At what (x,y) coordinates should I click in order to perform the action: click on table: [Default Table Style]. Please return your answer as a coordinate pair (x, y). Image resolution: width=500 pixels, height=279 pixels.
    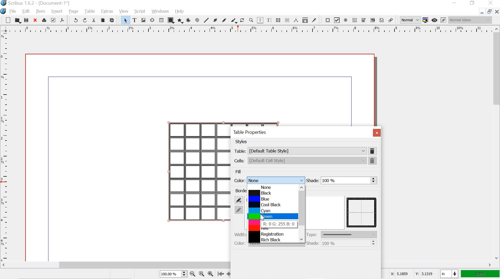
    Looking at the image, I should click on (300, 151).